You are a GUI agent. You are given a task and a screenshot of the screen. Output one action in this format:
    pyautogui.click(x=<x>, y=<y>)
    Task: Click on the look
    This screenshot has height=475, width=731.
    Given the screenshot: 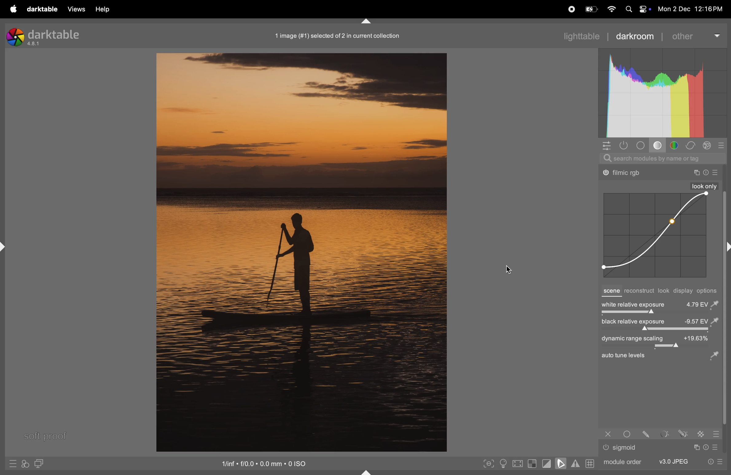 What is the action you would take?
    pyautogui.click(x=664, y=291)
    